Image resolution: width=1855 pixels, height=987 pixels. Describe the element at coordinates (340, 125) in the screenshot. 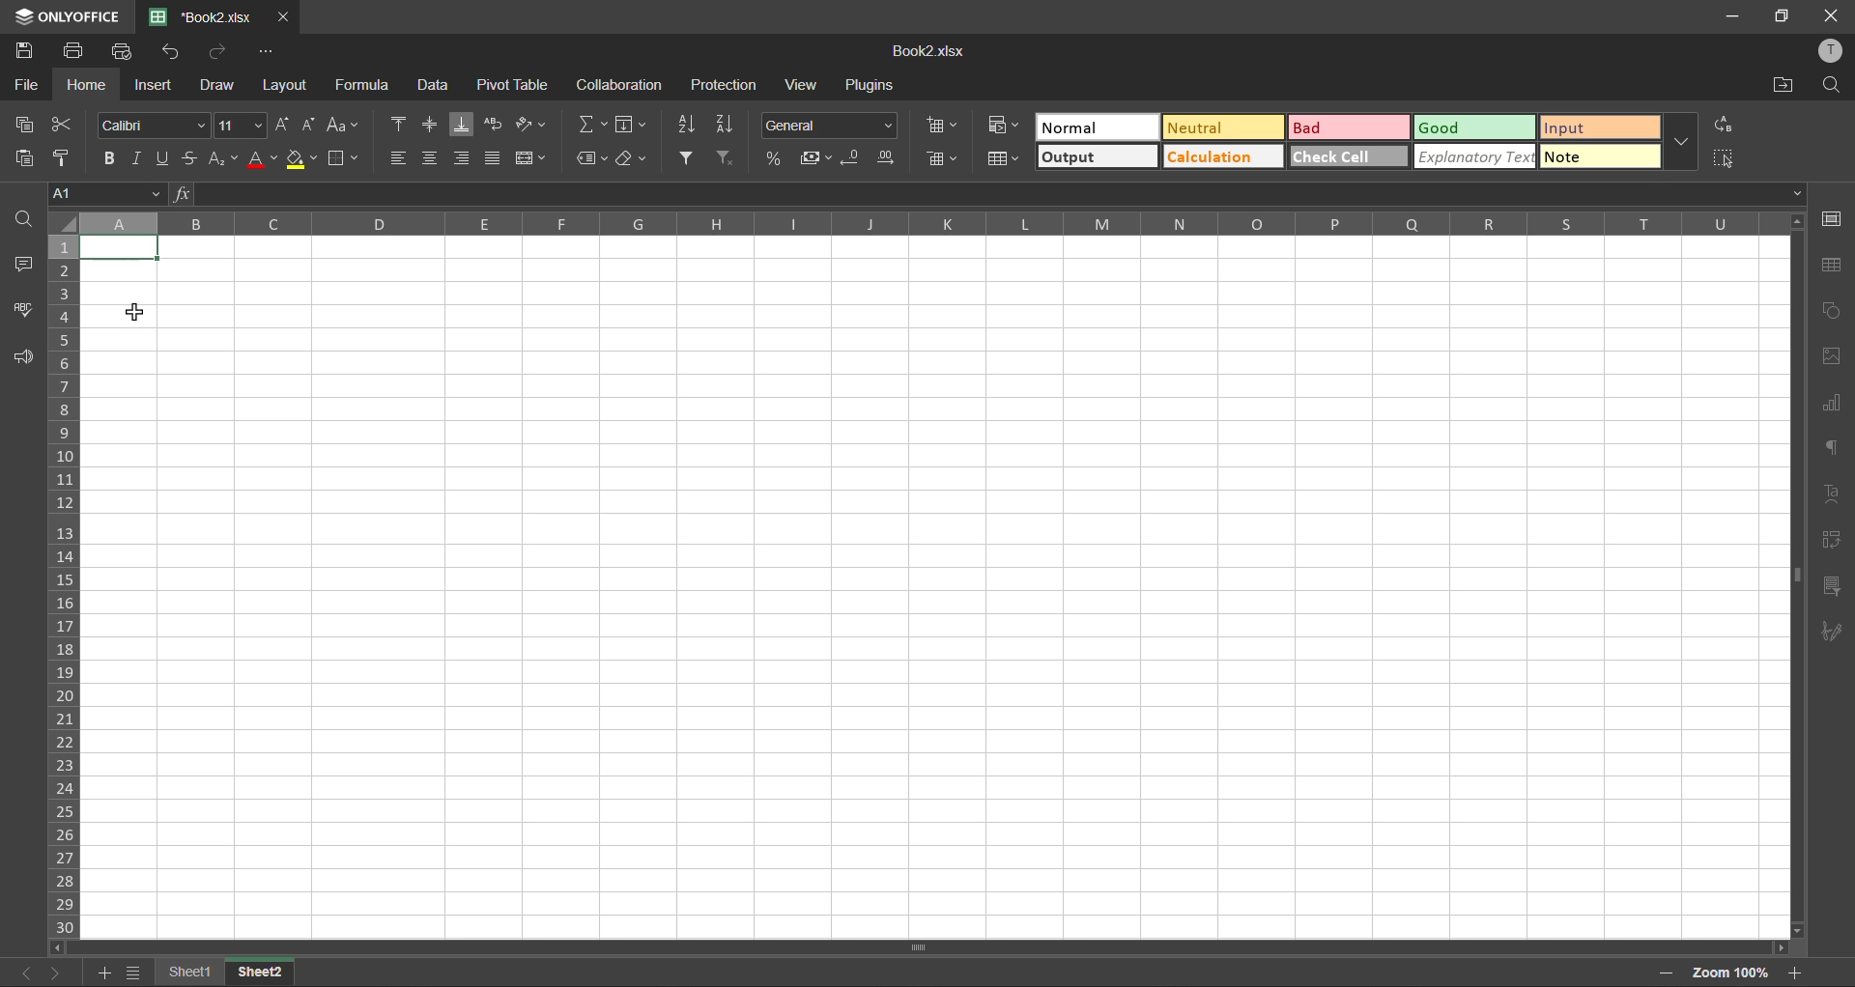

I see `change case` at that location.